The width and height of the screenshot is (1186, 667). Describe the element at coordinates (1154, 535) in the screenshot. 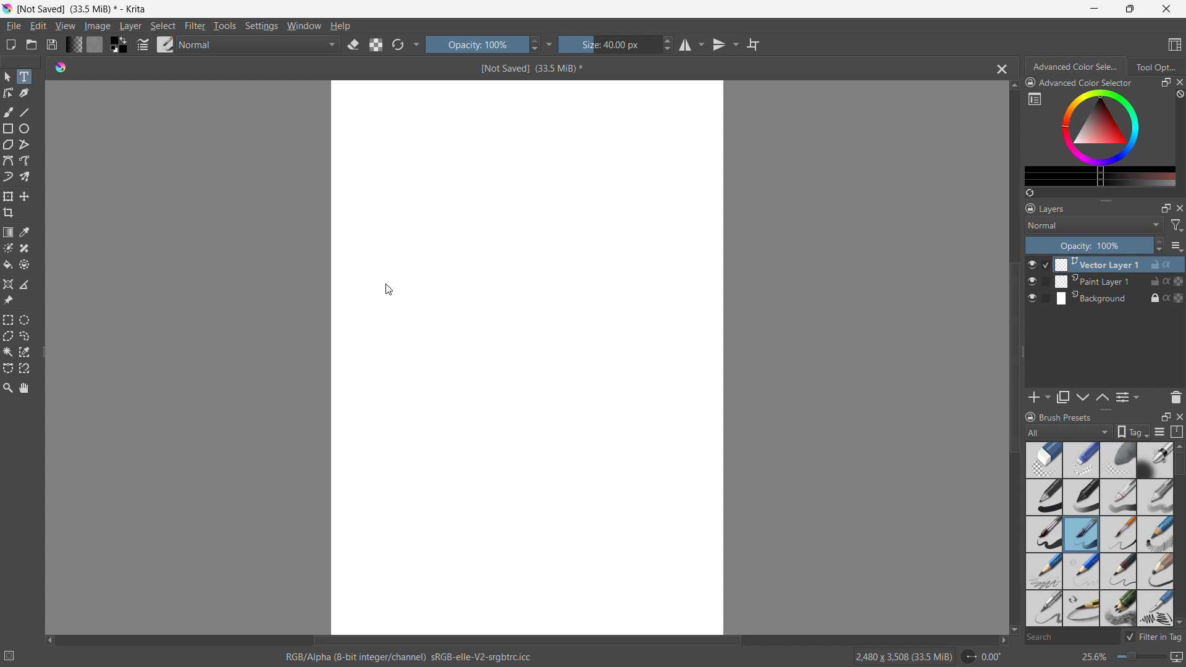

I see `sketch pencil` at that location.